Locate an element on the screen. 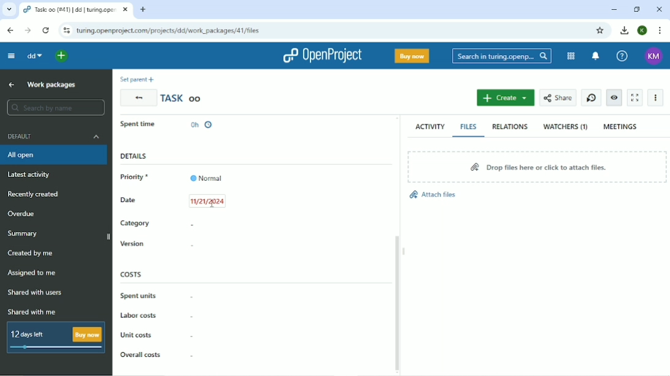 The image size is (670, 376). dd is located at coordinates (34, 56).